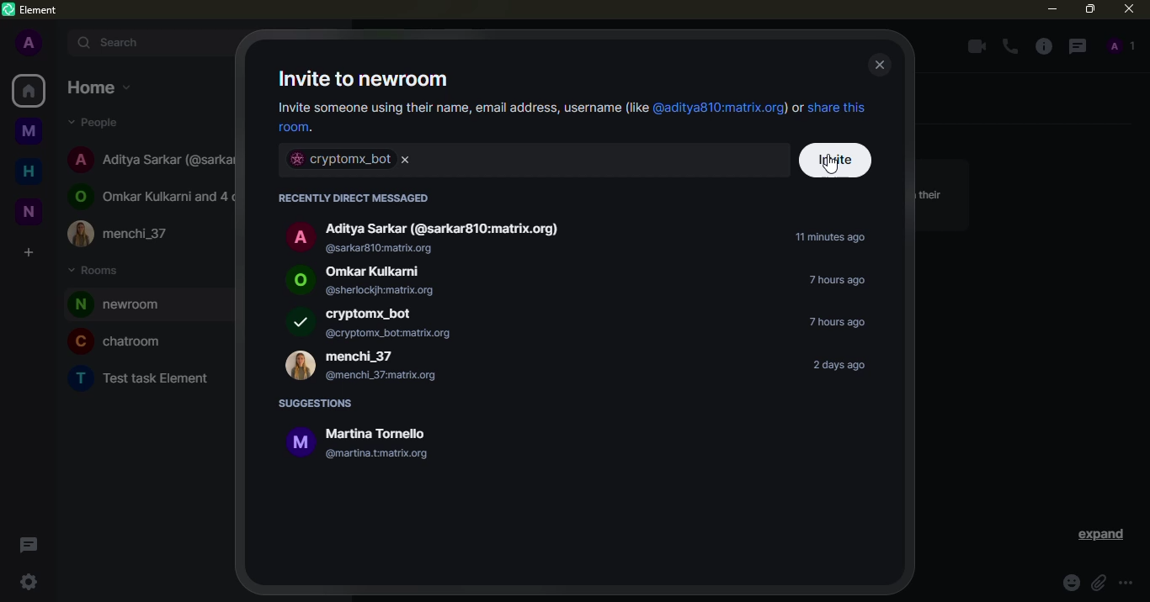 Image resolution: width=1150 pixels, height=602 pixels. I want to click on Omkar Kulkarni
@sherlockjh:matrix.org, so click(360, 281).